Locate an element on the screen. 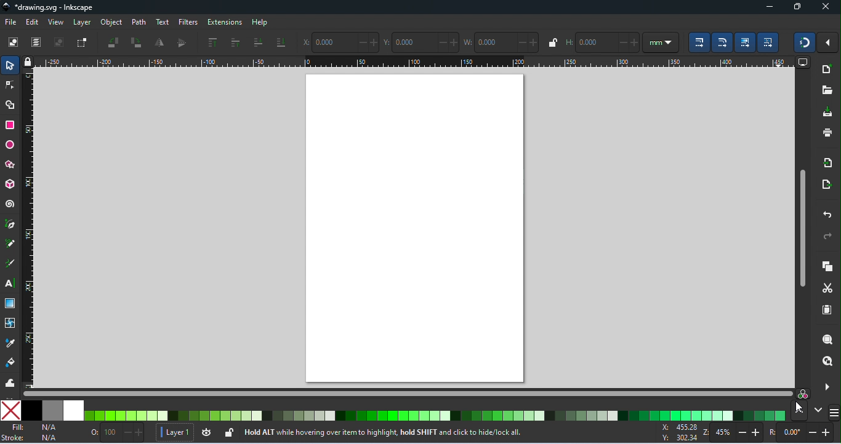  cut is located at coordinates (829, 287).